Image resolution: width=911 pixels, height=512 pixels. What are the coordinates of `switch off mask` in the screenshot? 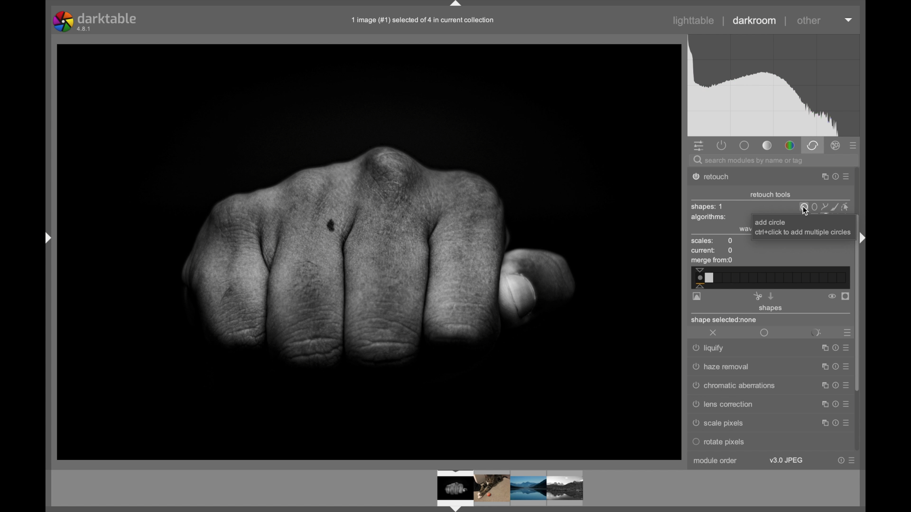 It's located at (832, 296).